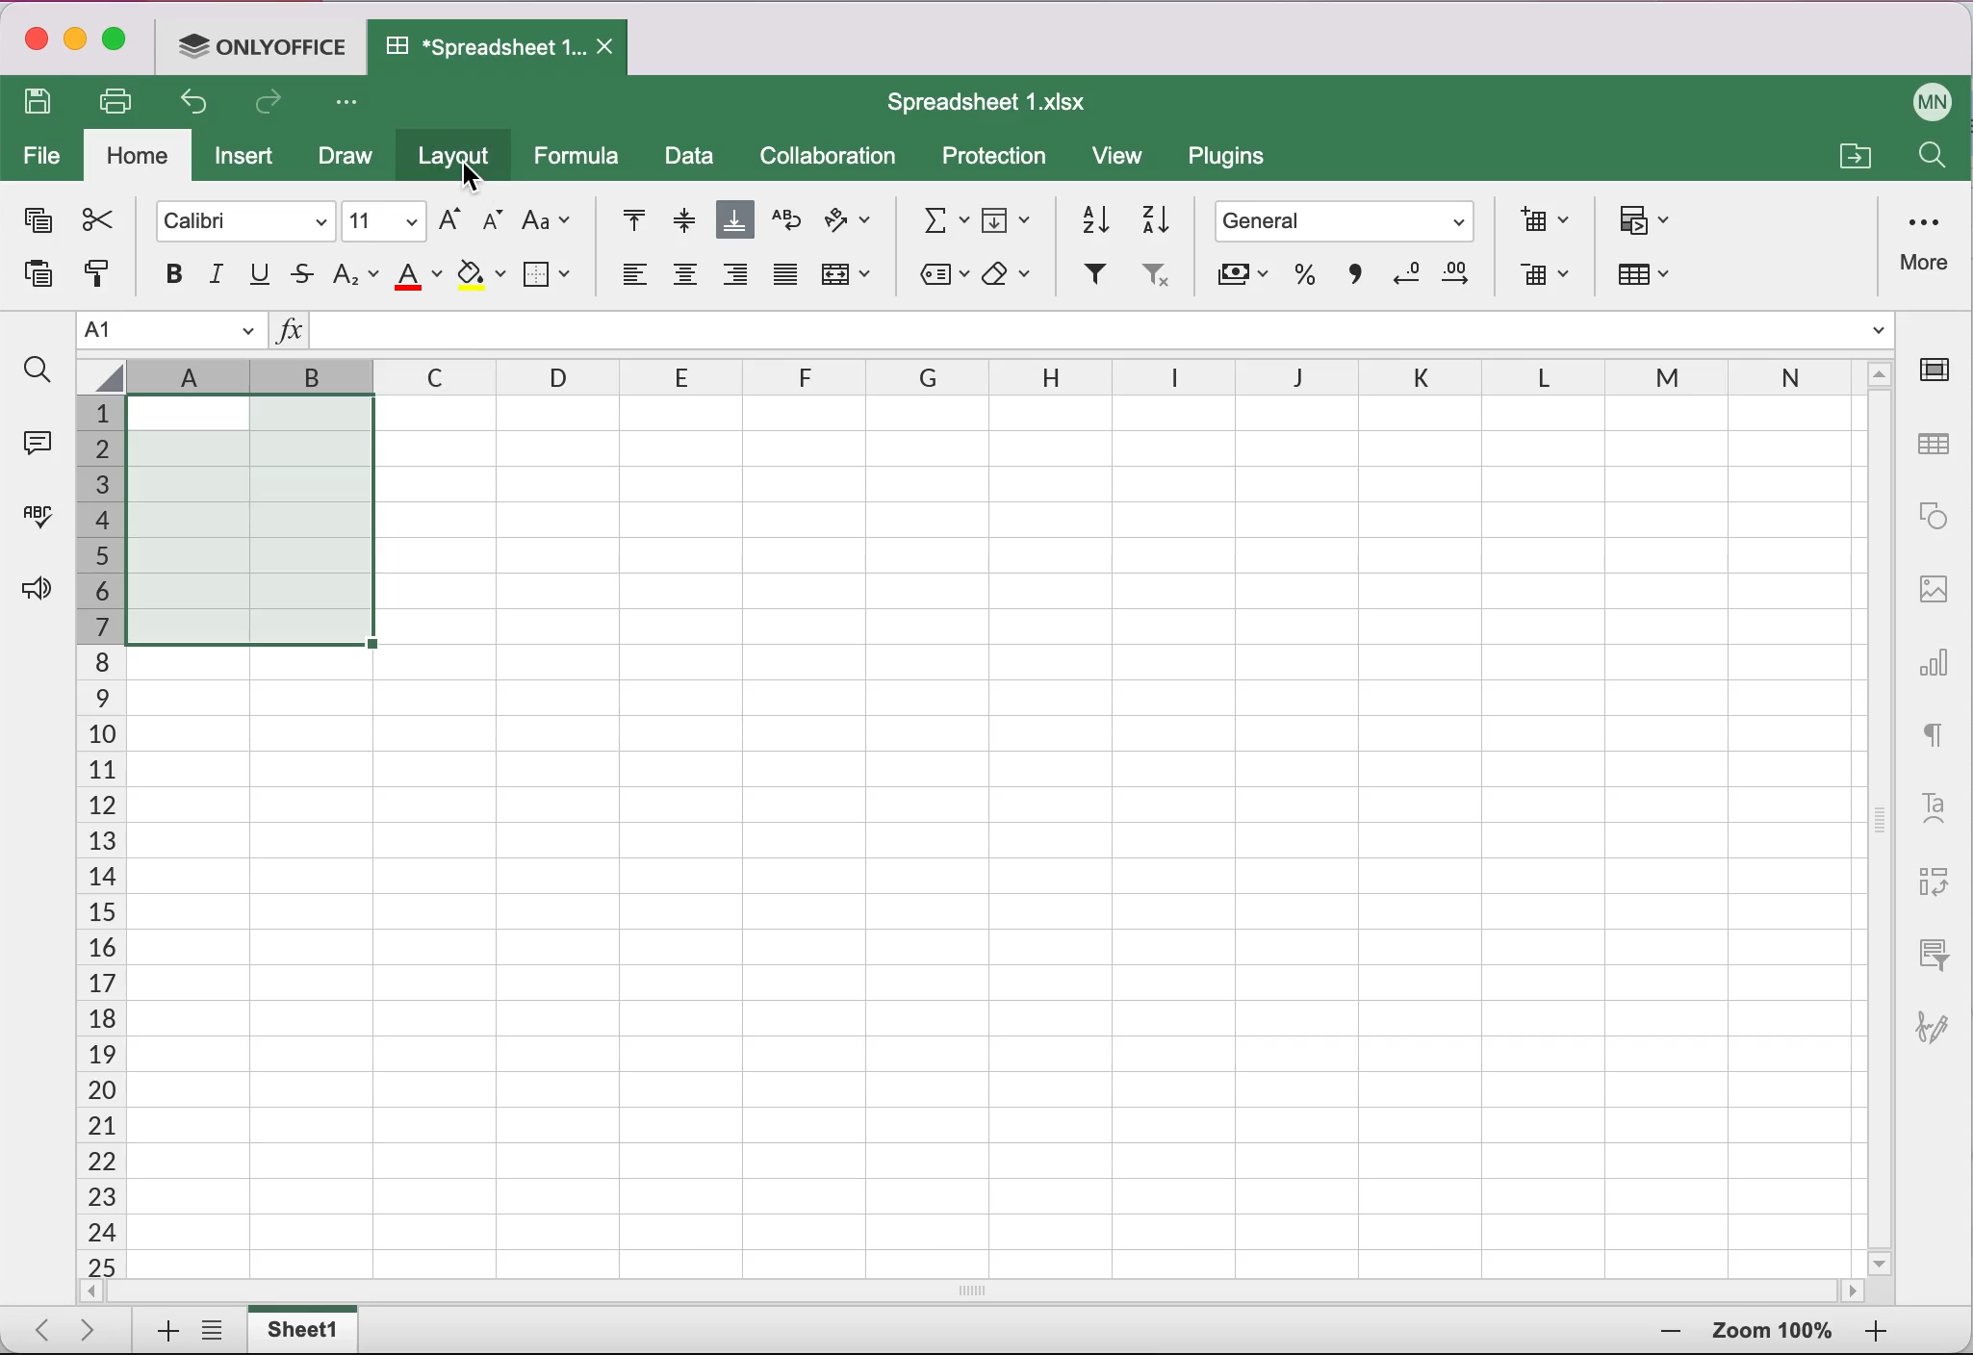 The width and height of the screenshot is (1973, 1355). Describe the element at coordinates (1012, 275) in the screenshot. I see `clear` at that location.